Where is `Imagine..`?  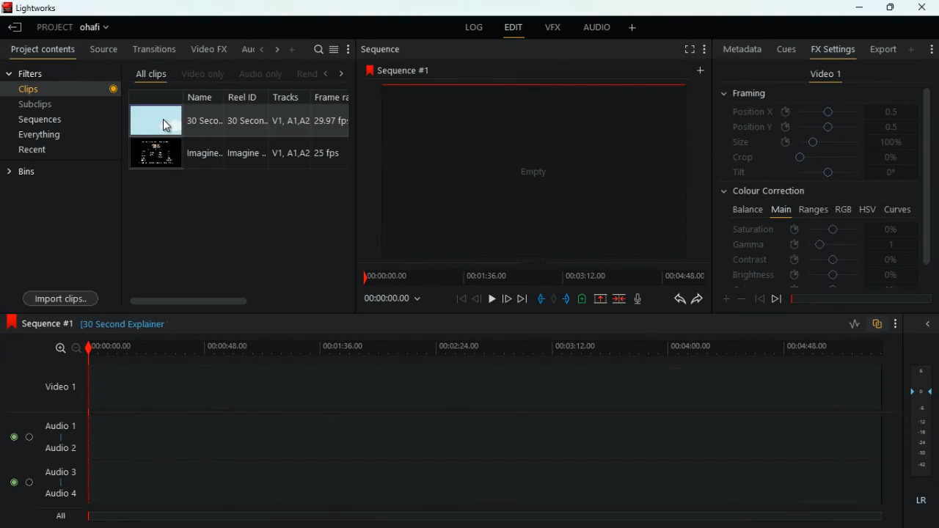
Imagine.. is located at coordinates (249, 155).